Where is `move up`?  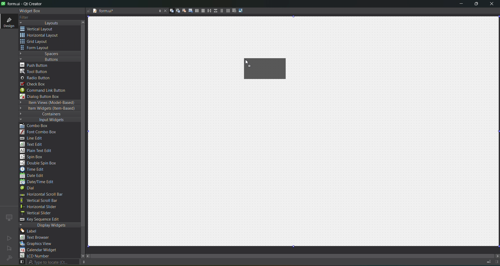
move up is located at coordinates (84, 22).